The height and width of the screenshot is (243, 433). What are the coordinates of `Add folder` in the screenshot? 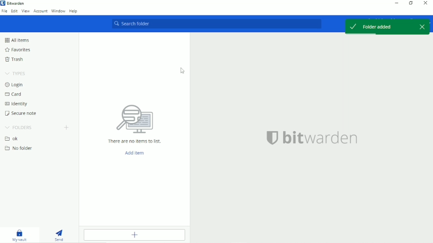 It's located at (67, 127).